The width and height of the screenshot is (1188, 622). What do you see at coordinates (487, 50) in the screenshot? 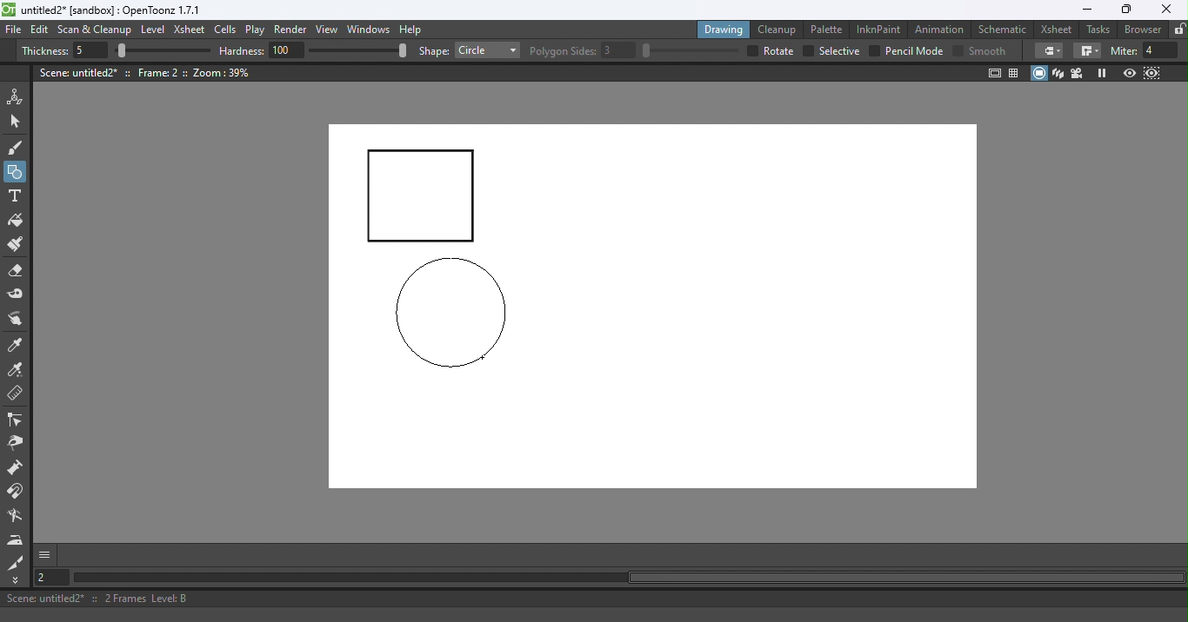
I see `Rectangle ` at bounding box center [487, 50].